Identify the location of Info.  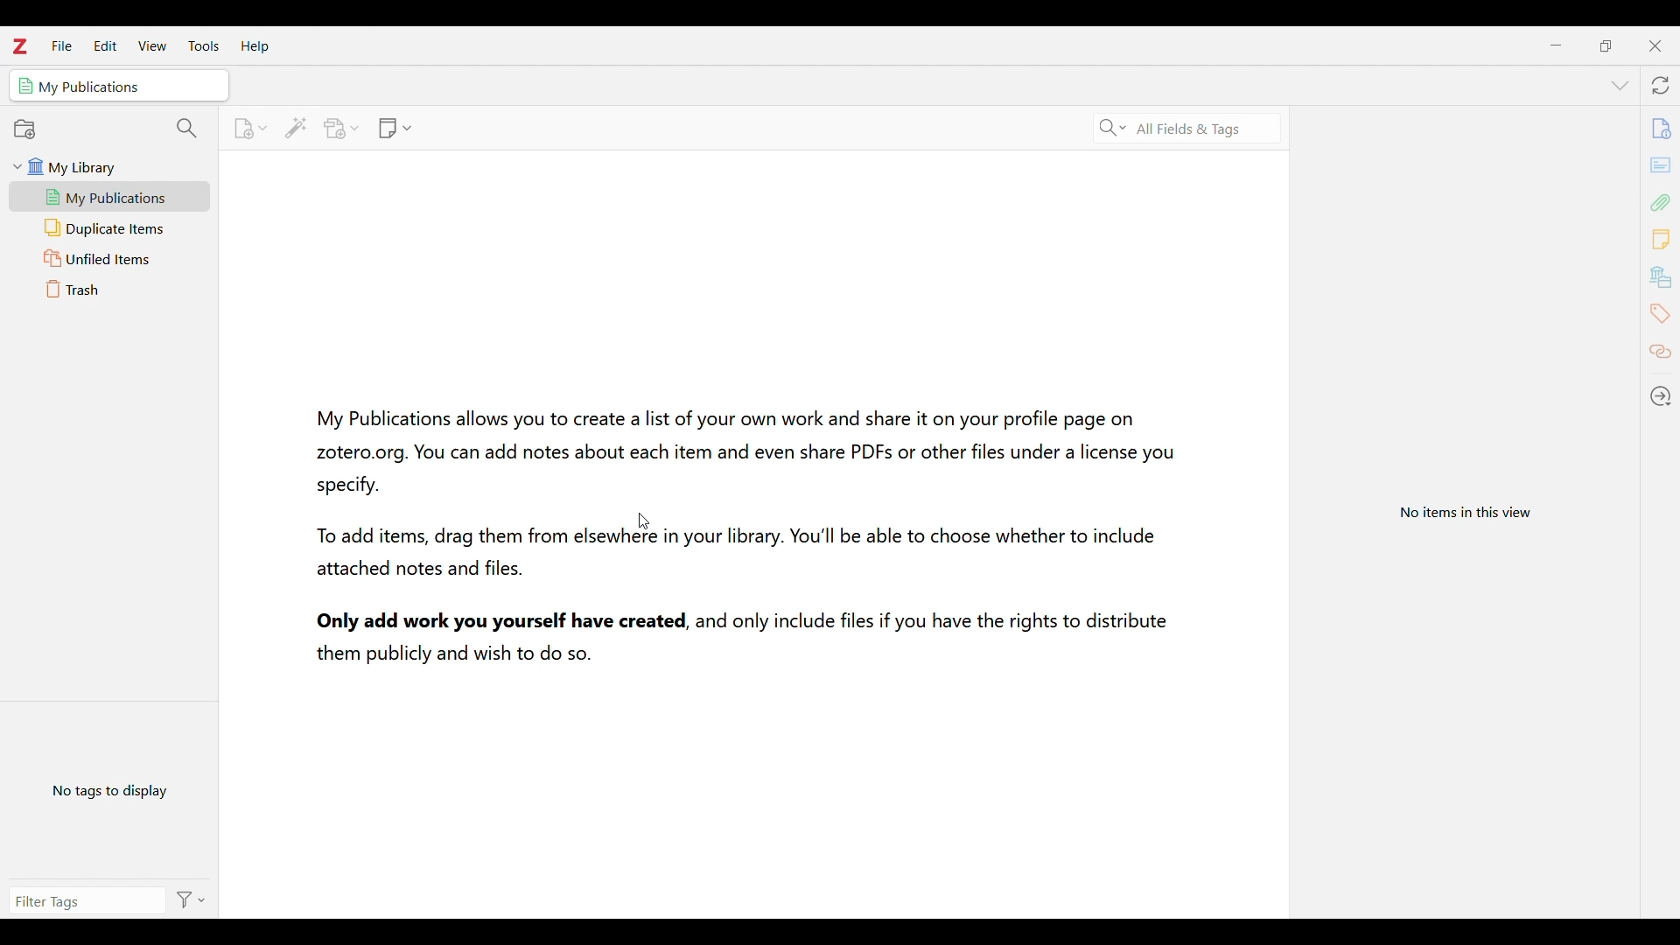
(1662, 127).